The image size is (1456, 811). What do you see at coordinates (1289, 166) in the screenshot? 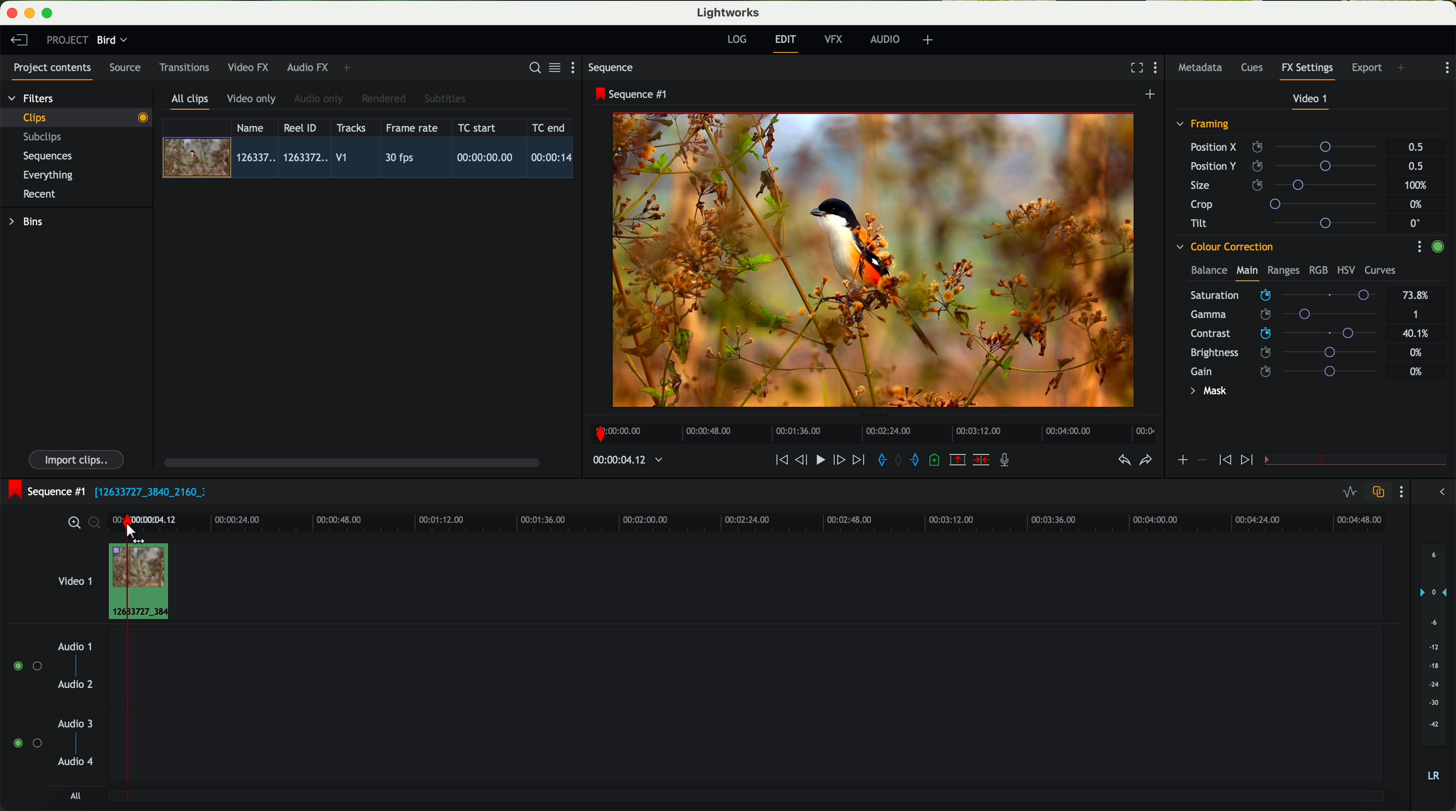
I see `position Y` at bounding box center [1289, 166].